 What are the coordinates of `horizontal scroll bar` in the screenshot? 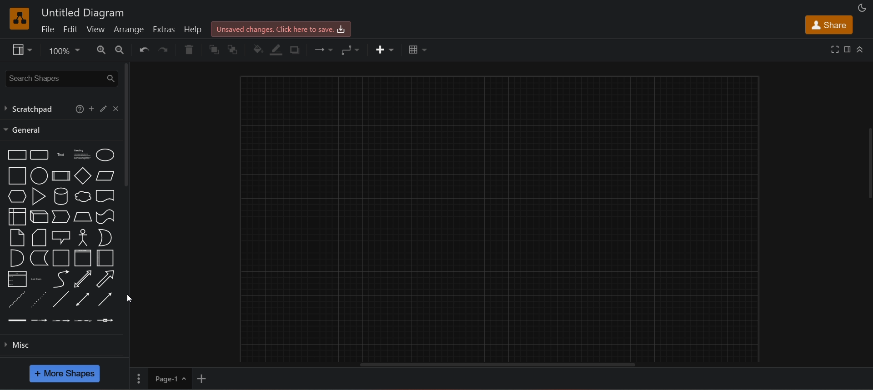 It's located at (498, 365).